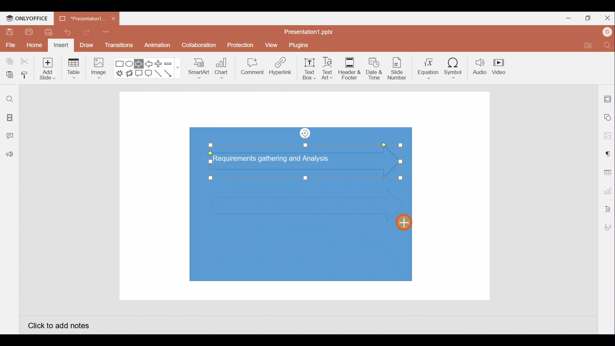  What do you see at coordinates (566, 17) in the screenshot?
I see `Minimize` at bounding box center [566, 17].